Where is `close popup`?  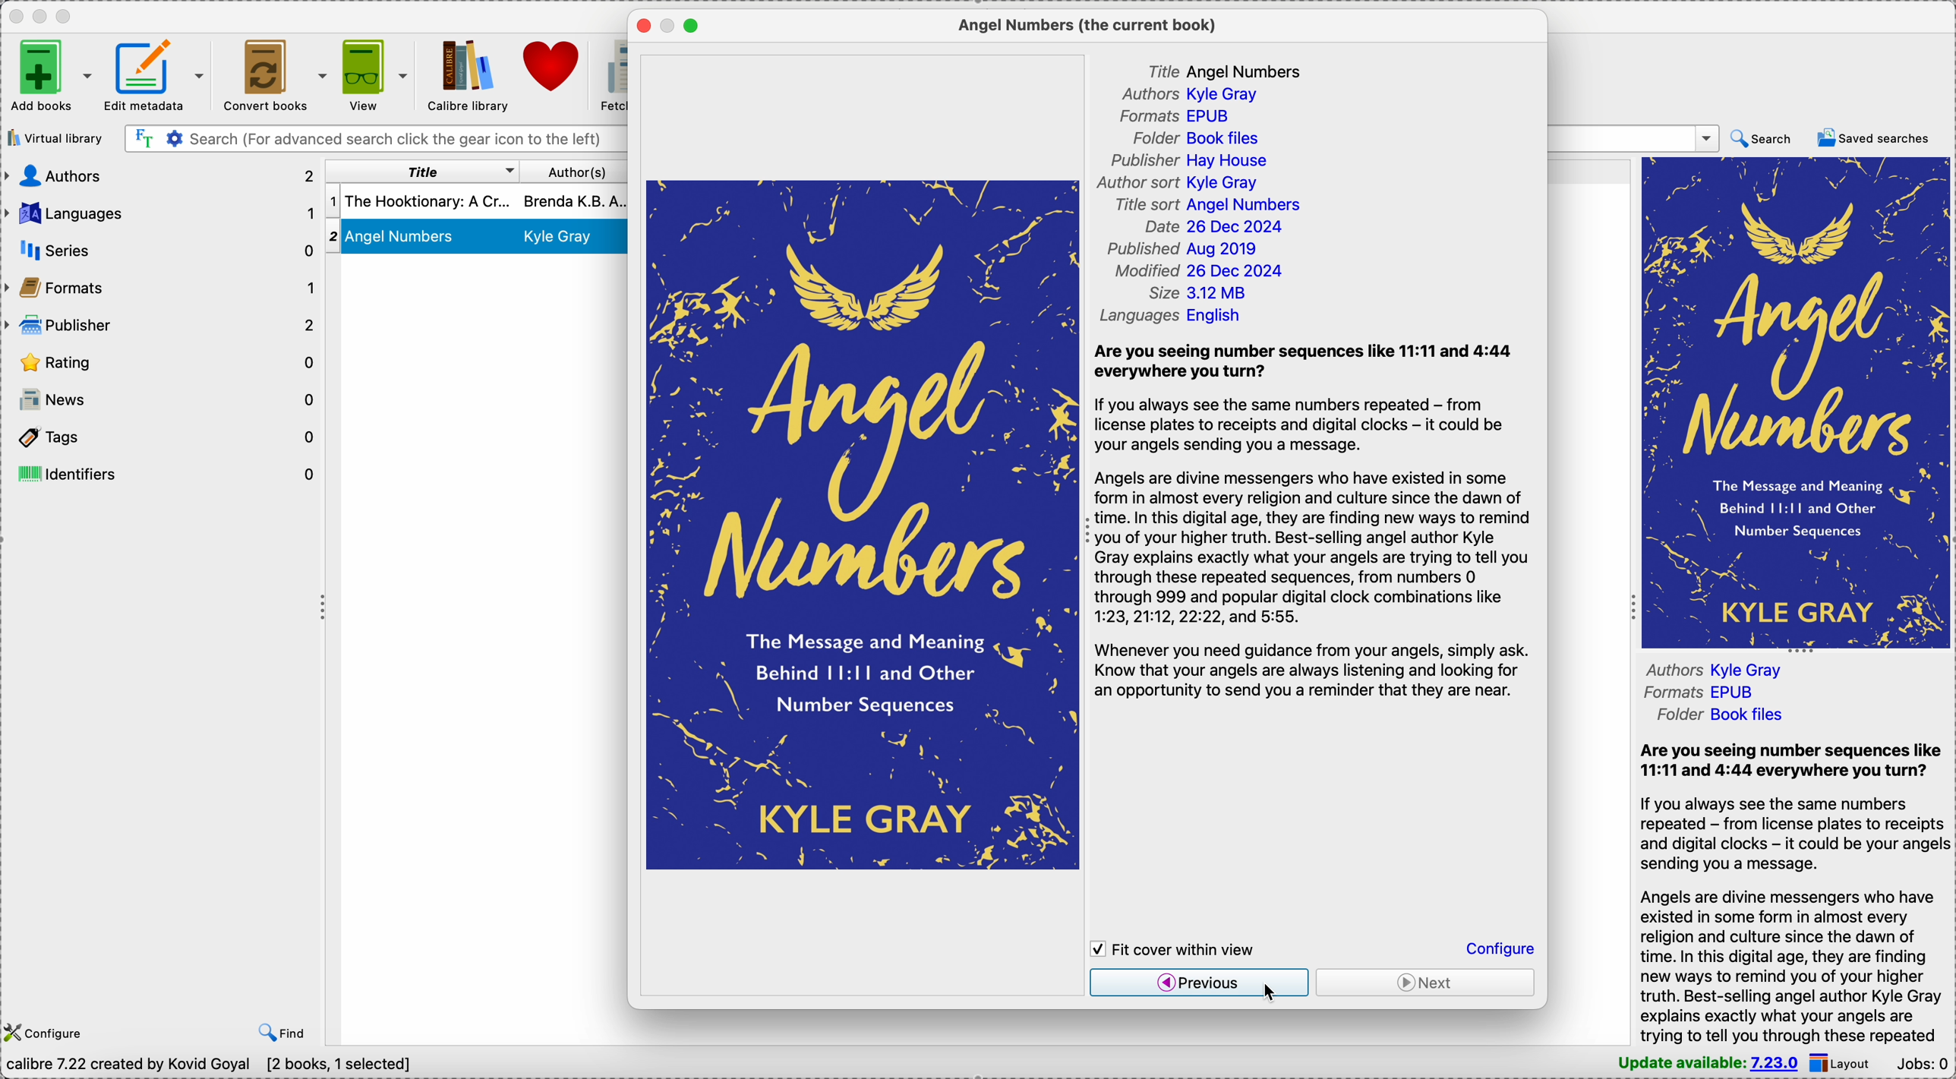 close popup is located at coordinates (642, 27).